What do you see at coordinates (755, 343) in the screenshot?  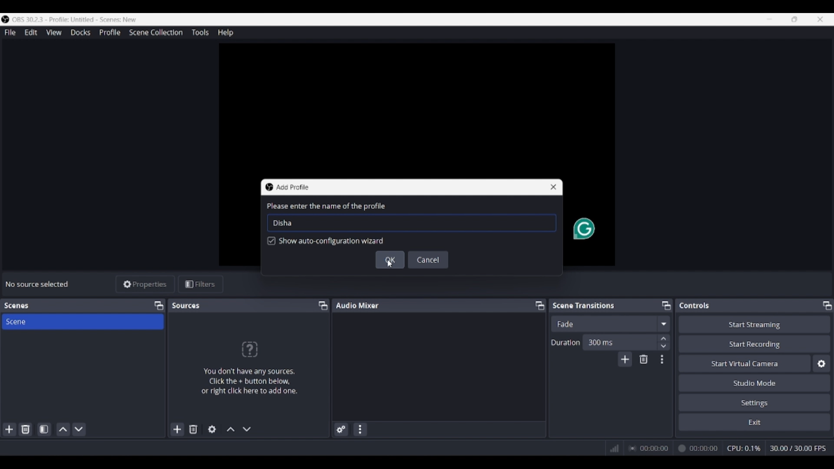 I see `Start recording` at bounding box center [755, 343].